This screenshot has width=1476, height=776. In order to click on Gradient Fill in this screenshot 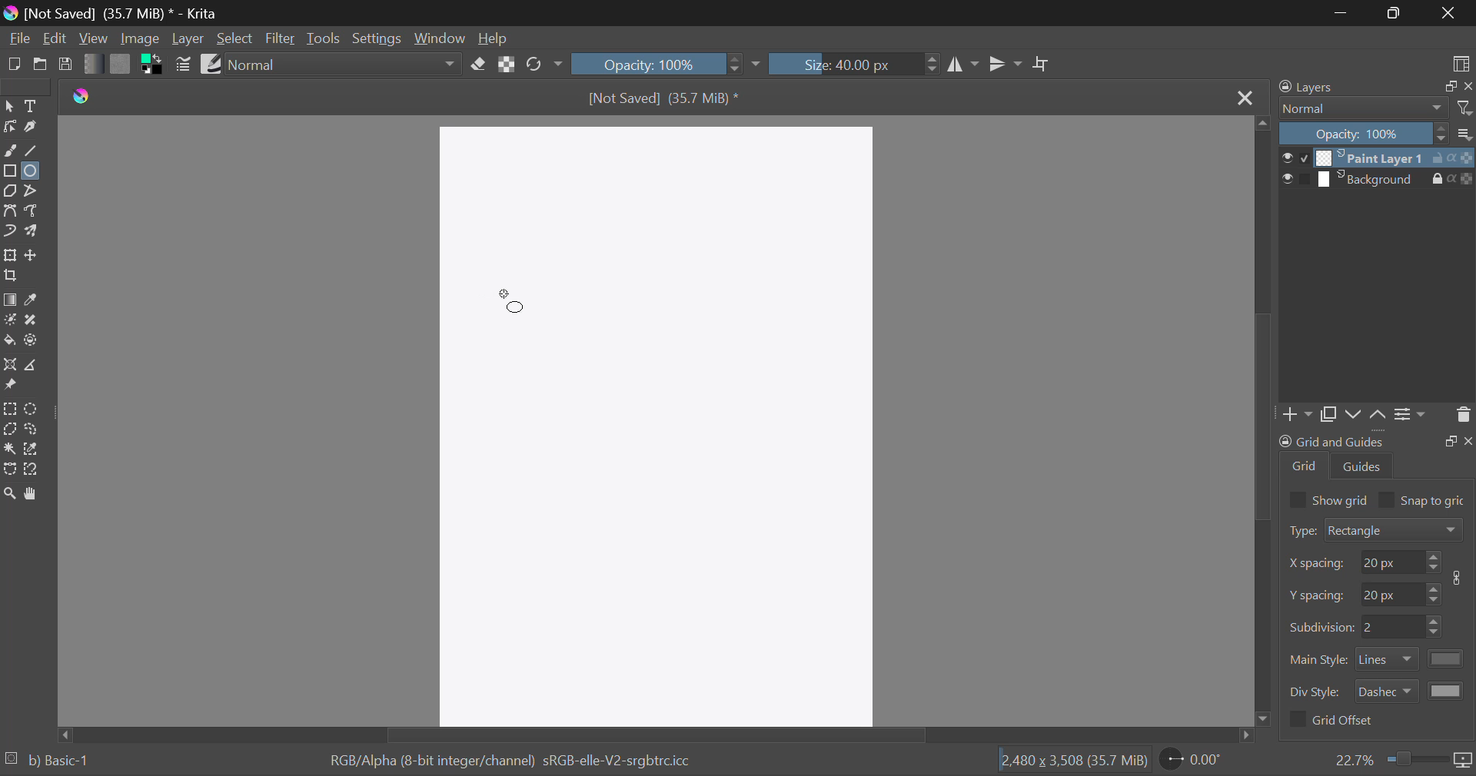, I will do `click(11, 300)`.